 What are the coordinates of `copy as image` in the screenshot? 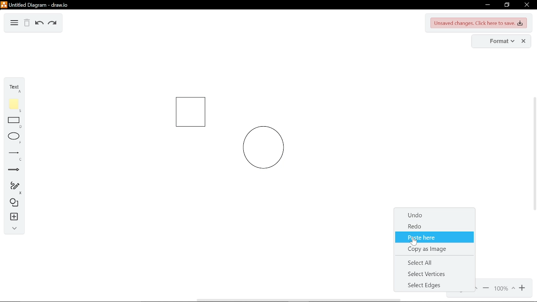 It's located at (435, 248).